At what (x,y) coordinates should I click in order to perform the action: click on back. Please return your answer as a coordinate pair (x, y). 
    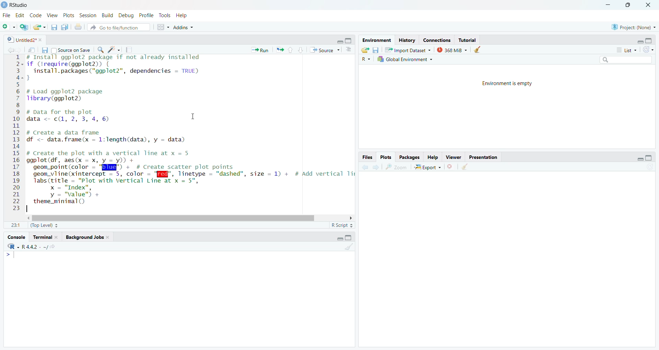
    Looking at the image, I should click on (8, 50).